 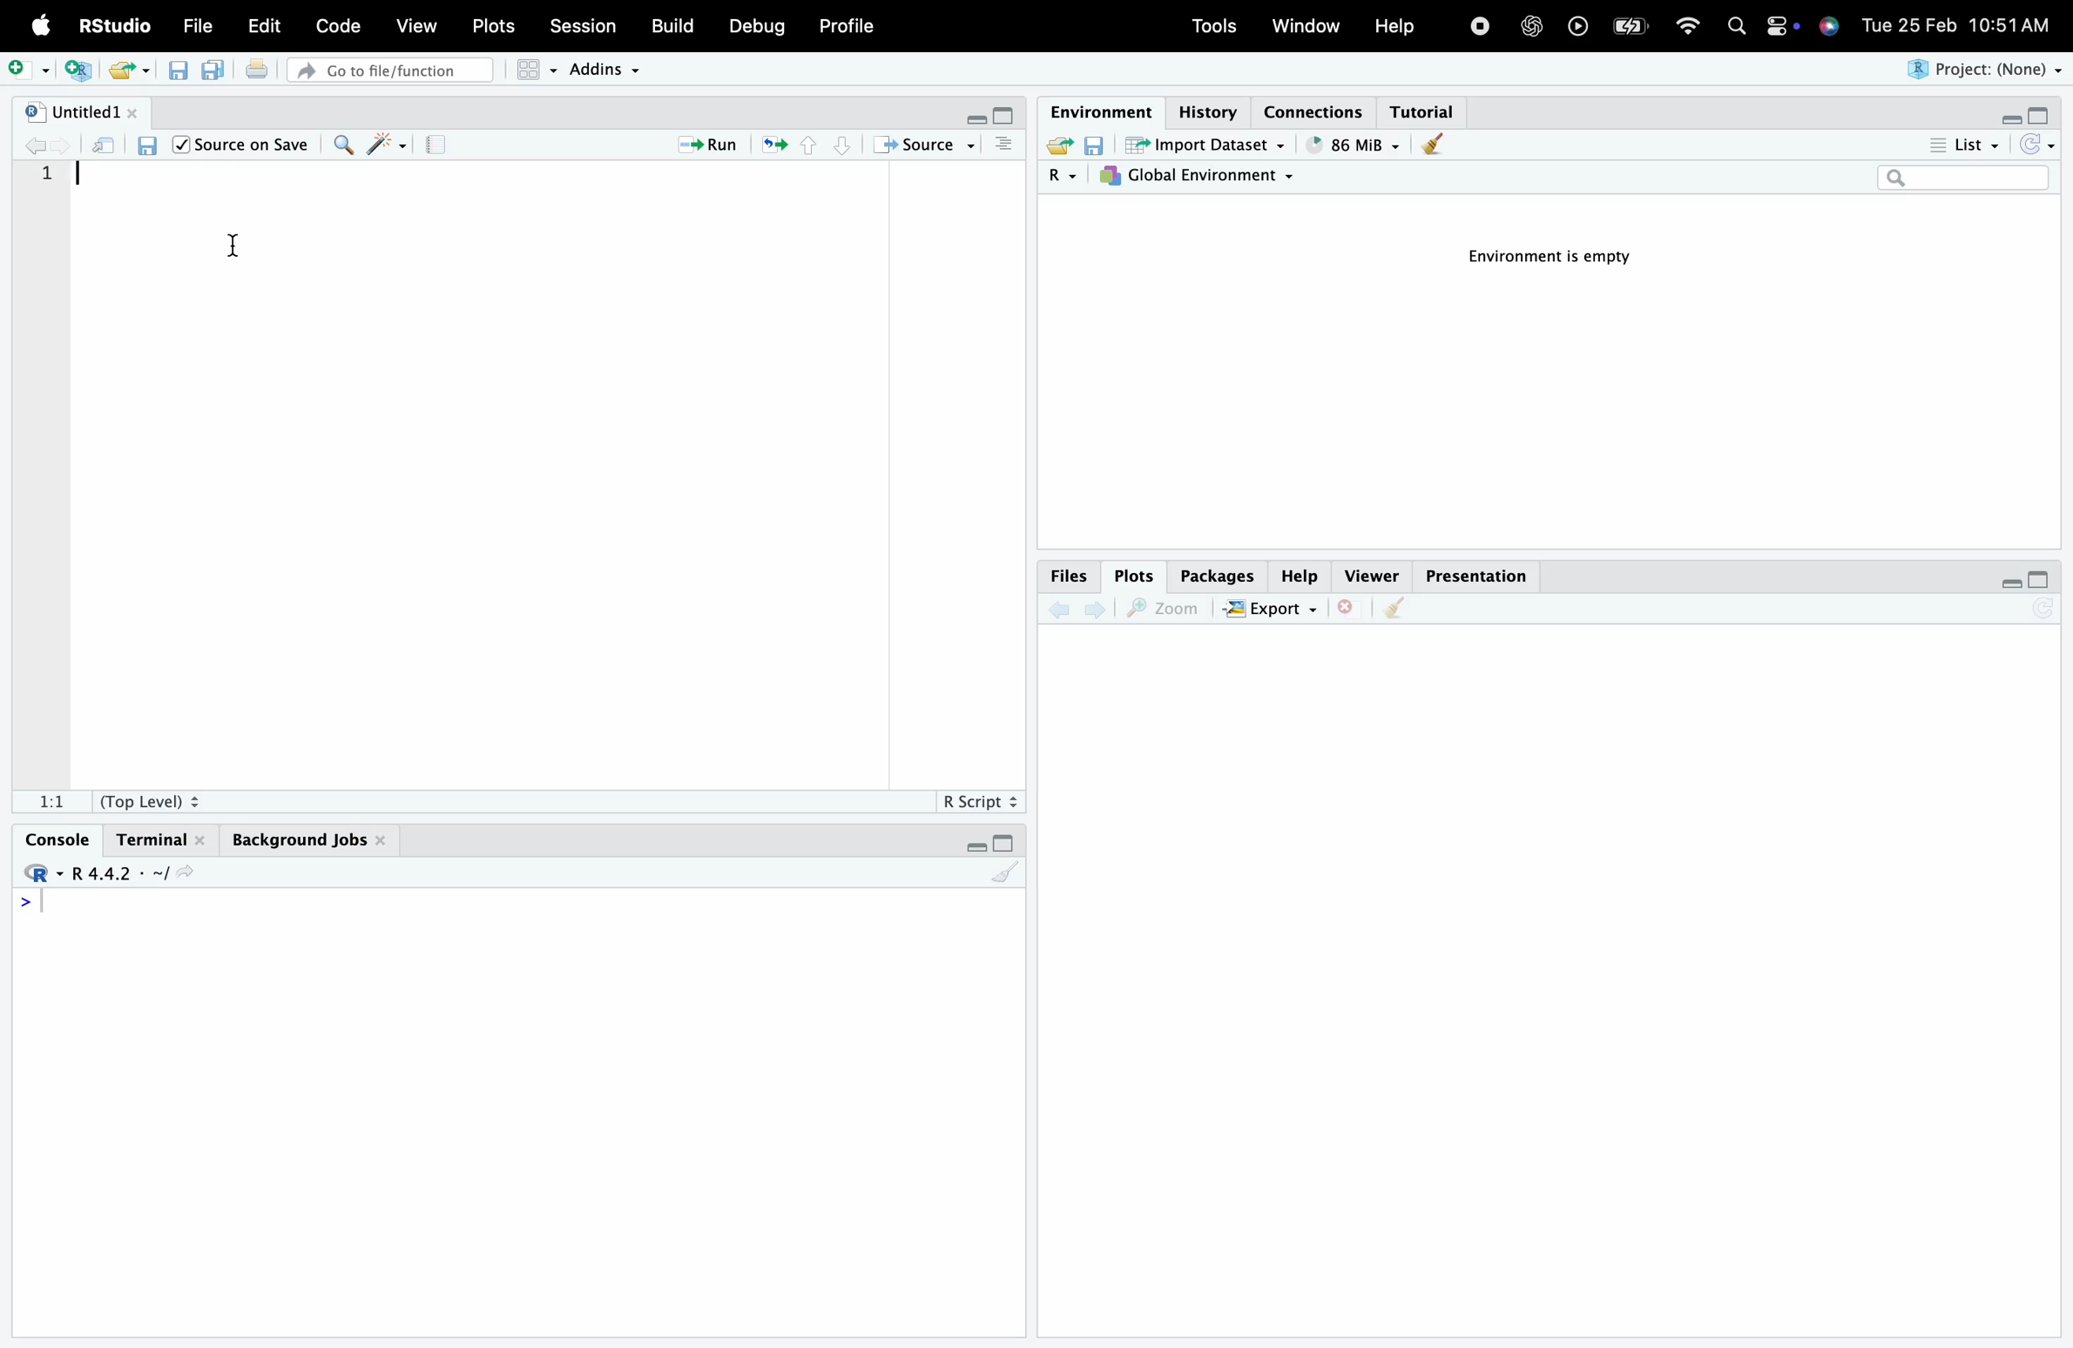 I want to click on R Script +, so click(x=977, y=799).